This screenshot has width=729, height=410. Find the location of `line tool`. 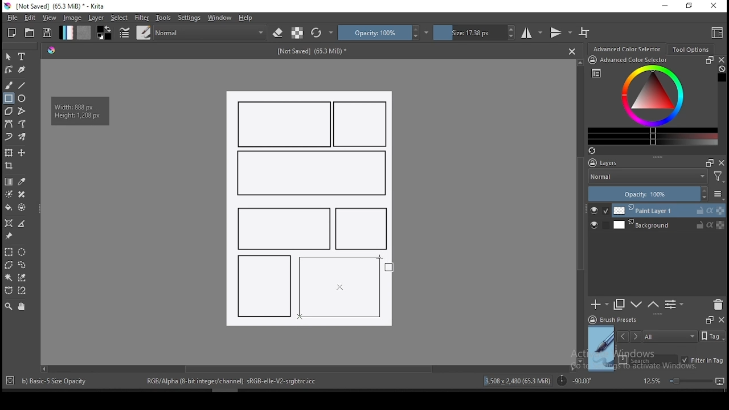

line tool is located at coordinates (22, 85).